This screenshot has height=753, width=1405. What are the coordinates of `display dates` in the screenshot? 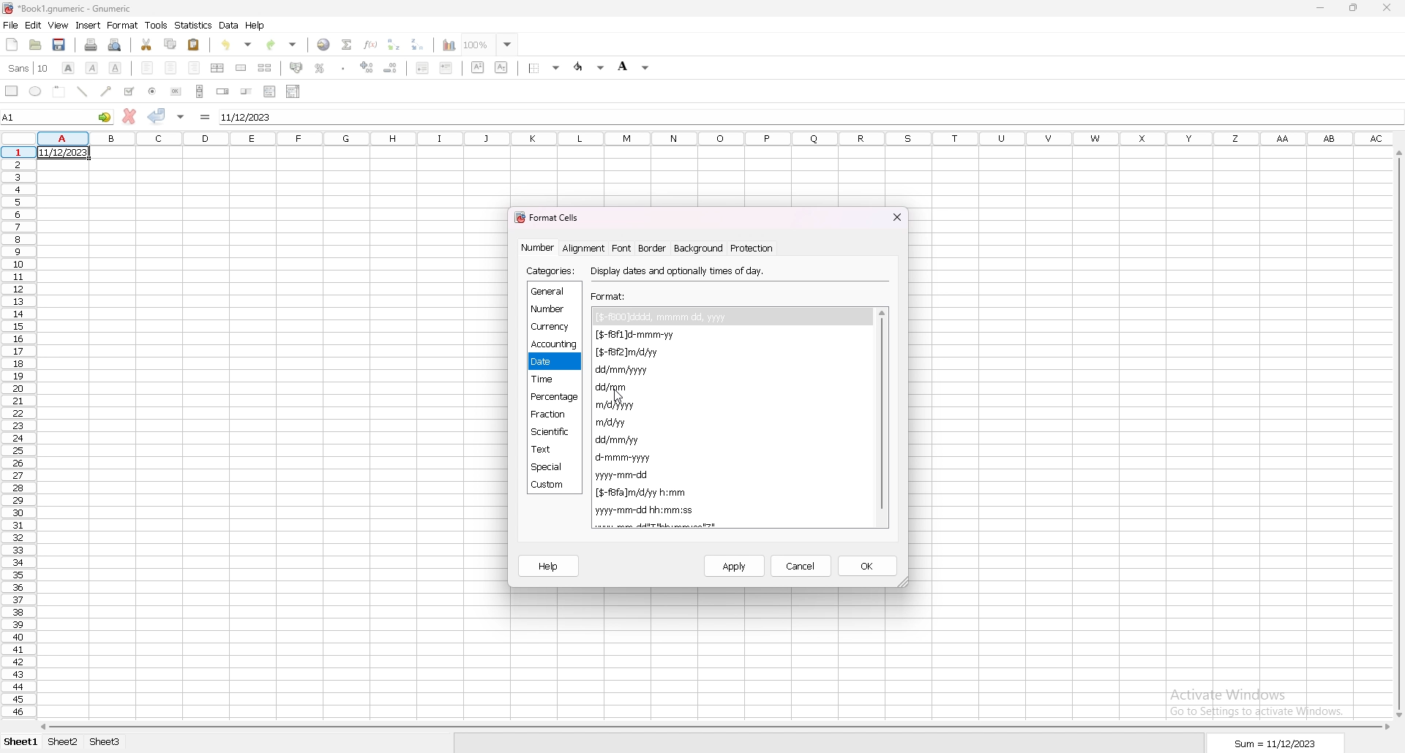 It's located at (680, 270).